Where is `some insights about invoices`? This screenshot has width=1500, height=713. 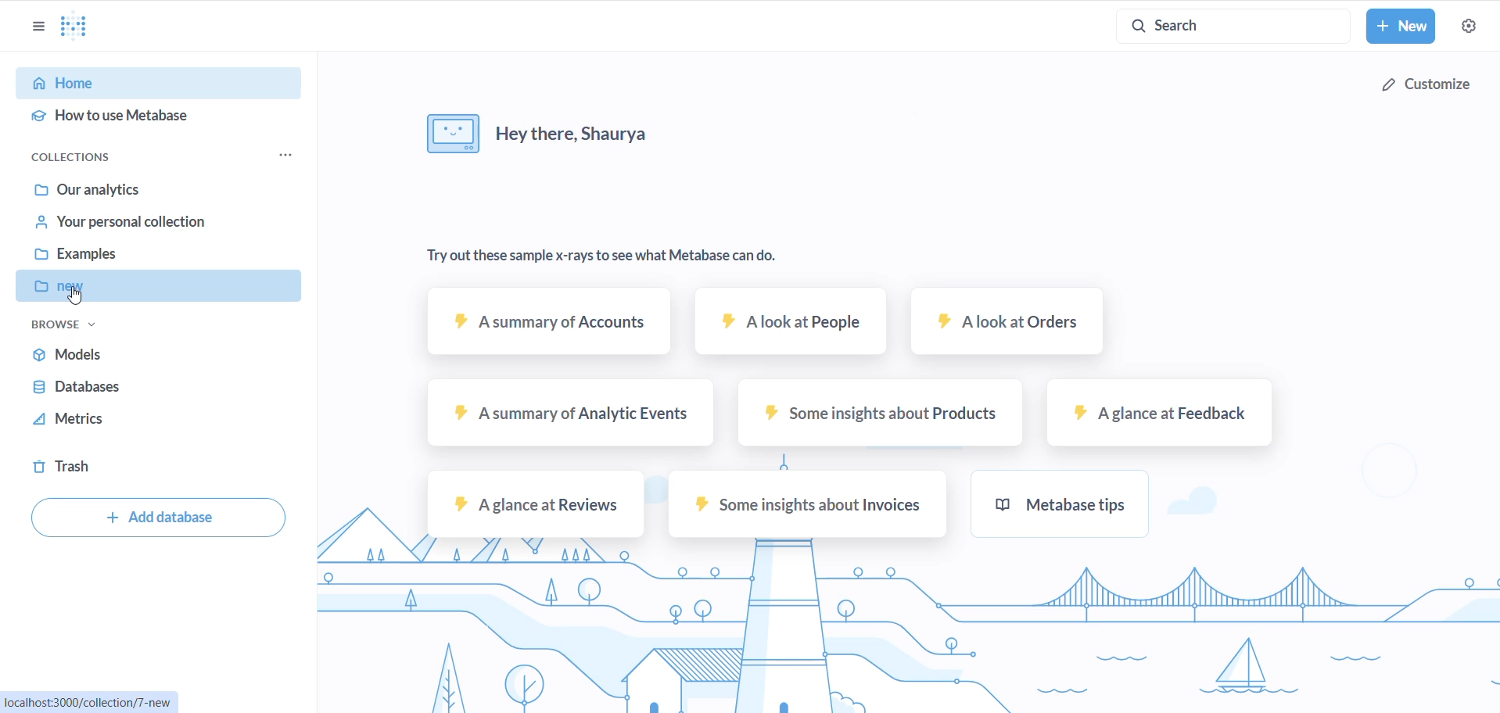
some insights about invoices is located at coordinates (806, 508).